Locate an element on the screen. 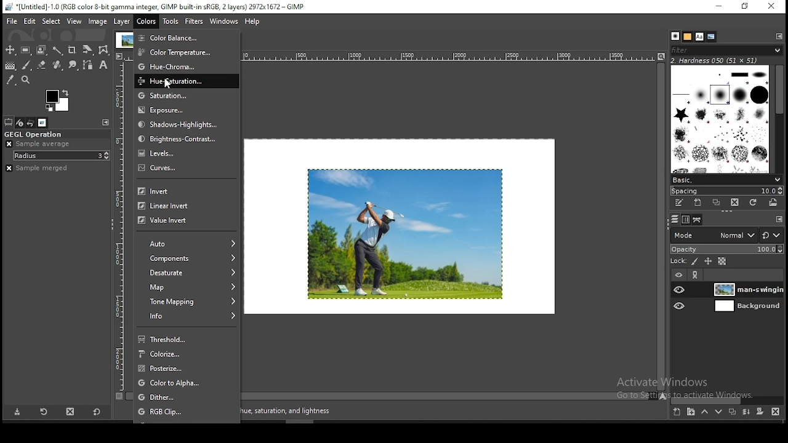 This screenshot has height=443, width=788. gradient tool is located at coordinates (10, 65).